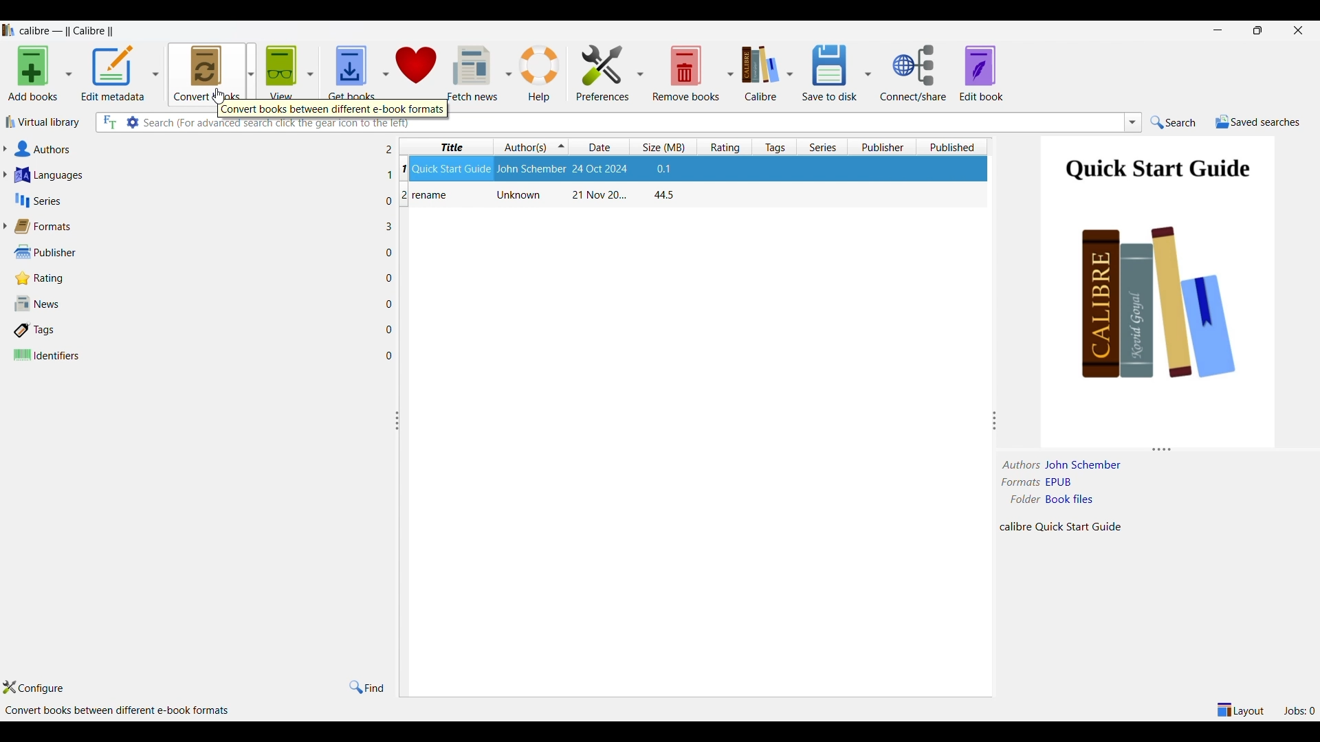 This screenshot has height=742, width=1320. What do you see at coordinates (197, 330) in the screenshot?
I see `Tags` at bounding box center [197, 330].